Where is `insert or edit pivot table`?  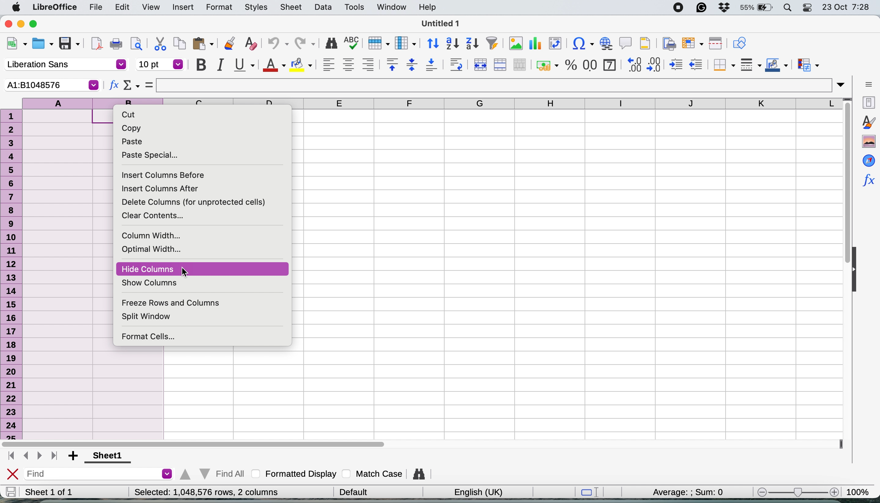
insert or edit pivot table is located at coordinates (556, 44).